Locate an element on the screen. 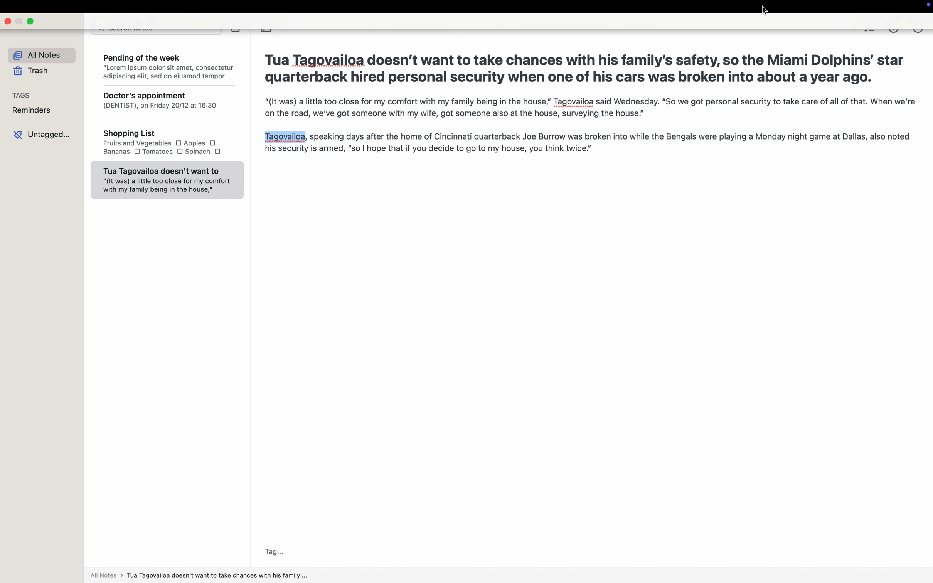 The height and width of the screenshot is (583, 933). Tua Tagovailoa doesn't want to
"(It was) a little too close for my comfort
with my family being in the house," is located at coordinates (166, 180).